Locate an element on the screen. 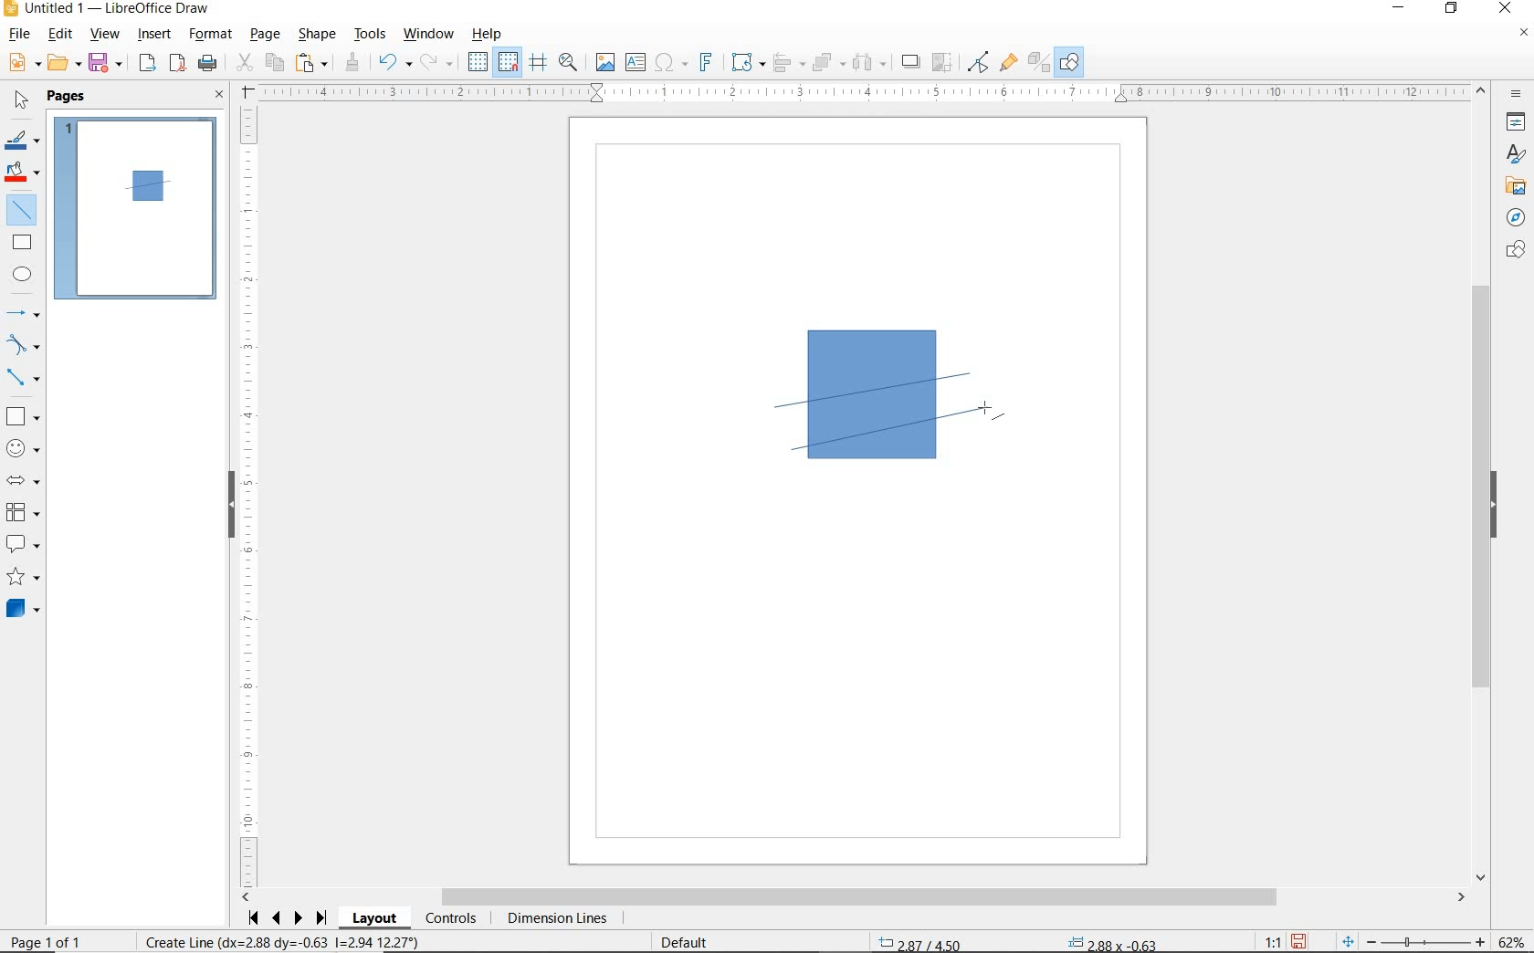 This screenshot has width=1534, height=953. GALLERY is located at coordinates (1513, 184).